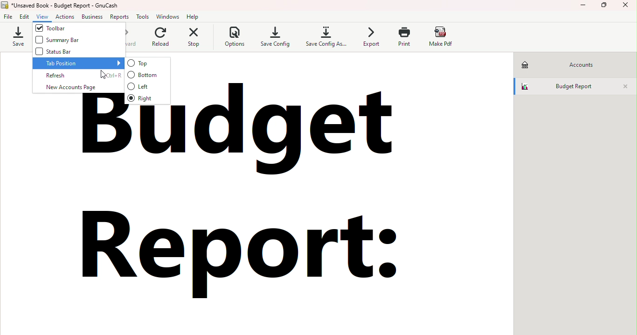  Describe the element at coordinates (144, 17) in the screenshot. I see `Tools` at that location.